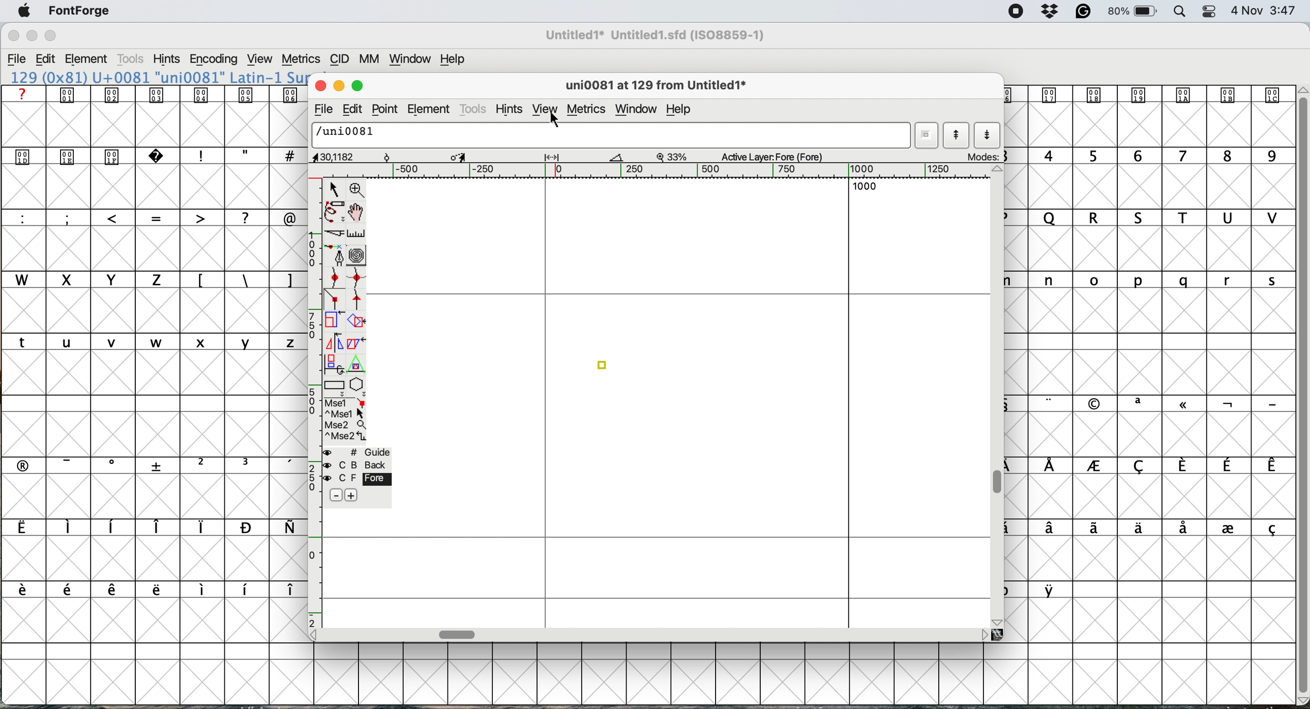 The height and width of the screenshot is (709, 1310). What do you see at coordinates (50, 36) in the screenshot?
I see `Maximize` at bounding box center [50, 36].